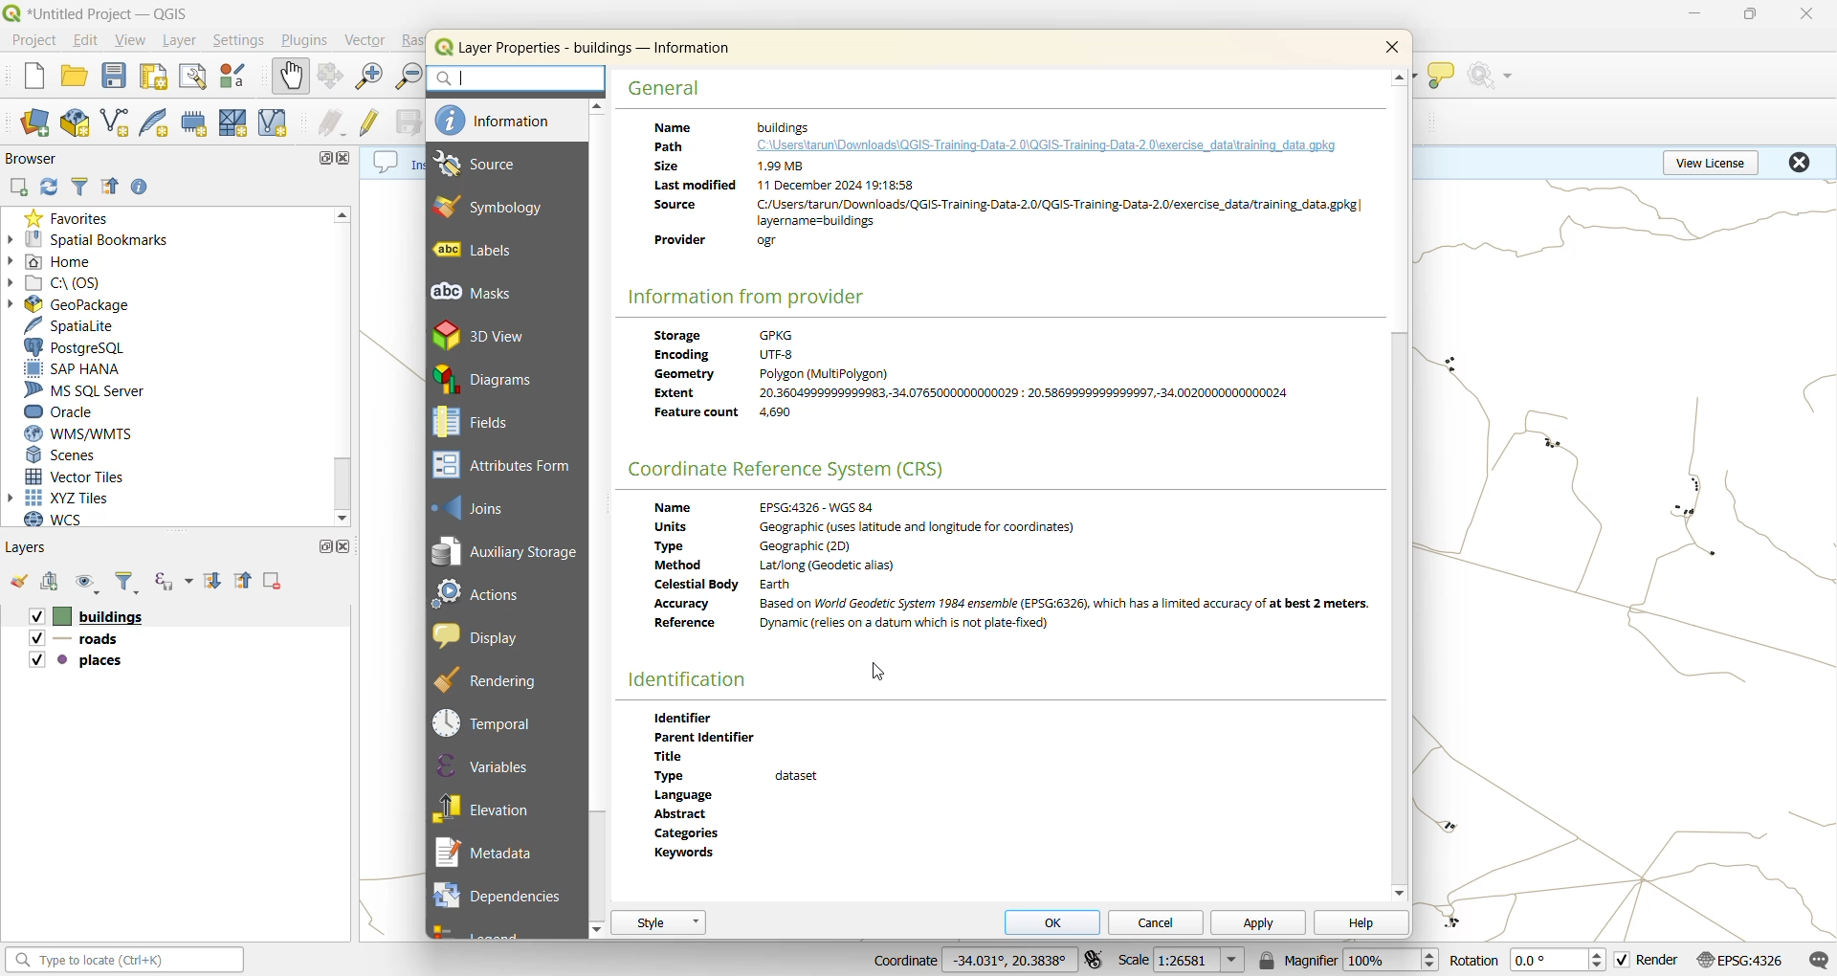 Image resolution: width=1837 pixels, height=976 pixels. Describe the element at coordinates (1401, 610) in the screenshot. I see `vertical scroll bar` at that location.